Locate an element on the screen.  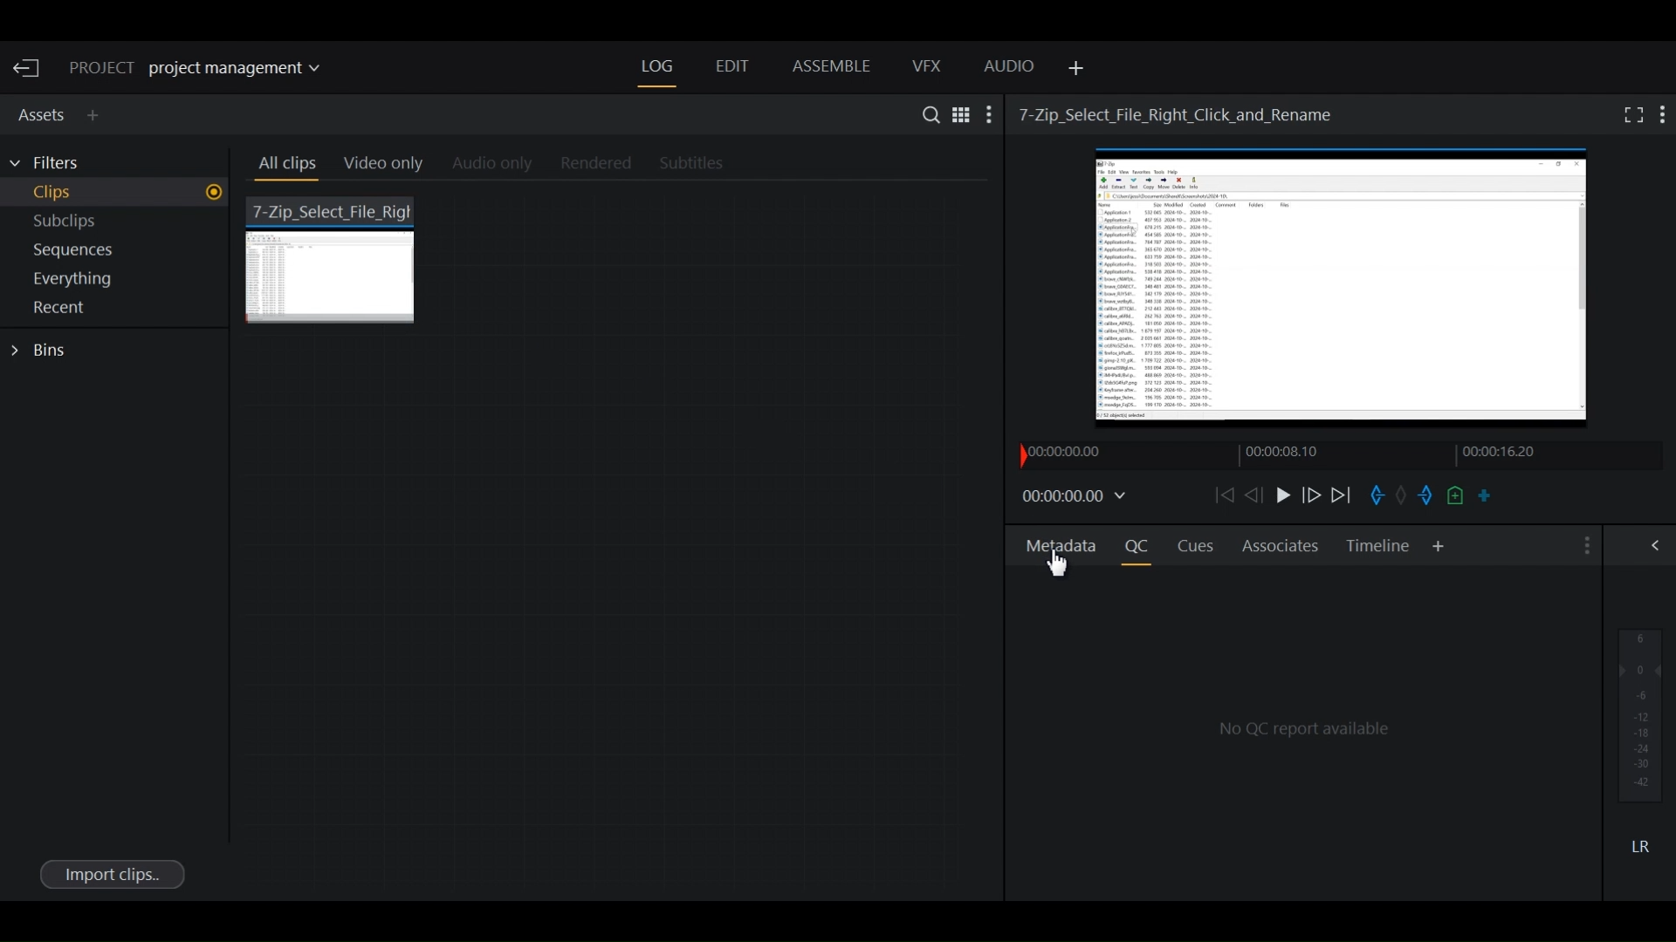
Video Only is located at coordinates (391, 167).